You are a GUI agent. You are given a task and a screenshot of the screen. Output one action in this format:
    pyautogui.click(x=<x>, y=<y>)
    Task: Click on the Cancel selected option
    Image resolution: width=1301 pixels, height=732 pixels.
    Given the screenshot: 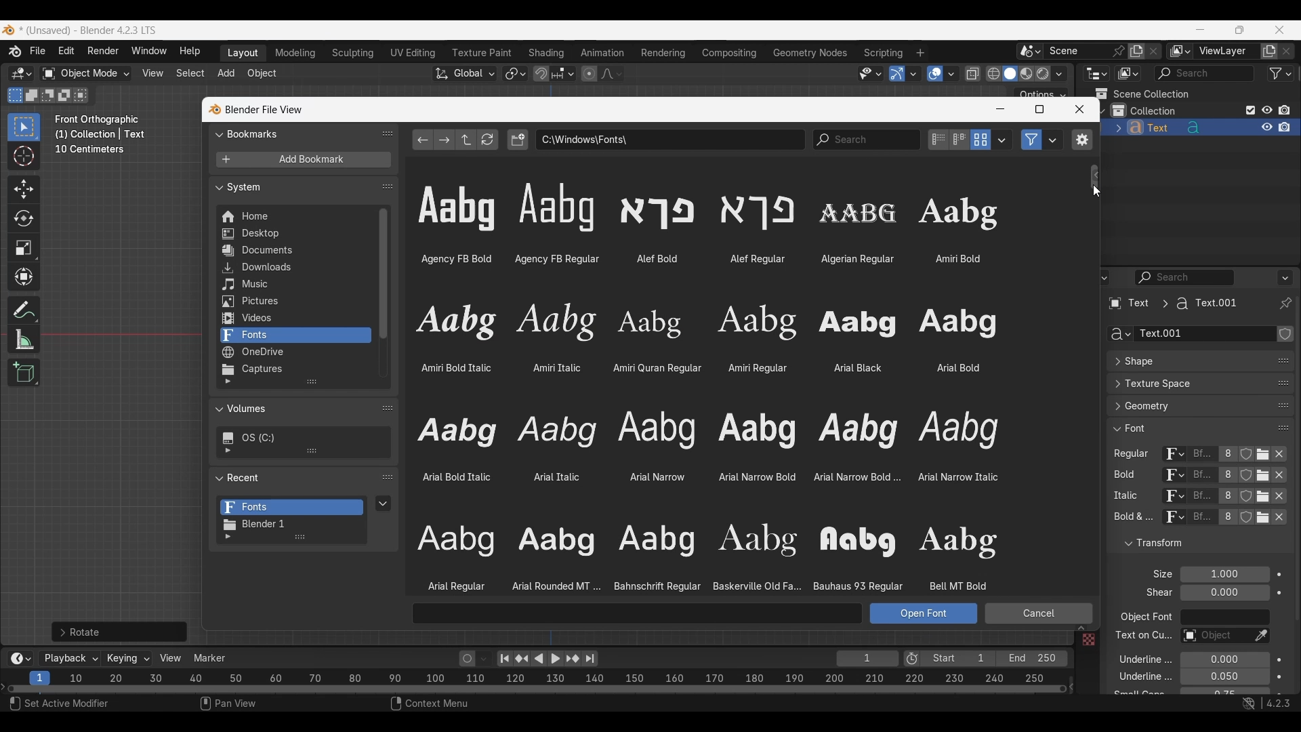 What is the action you would take?
    pyautogui.click(x=1038, y=612)
    